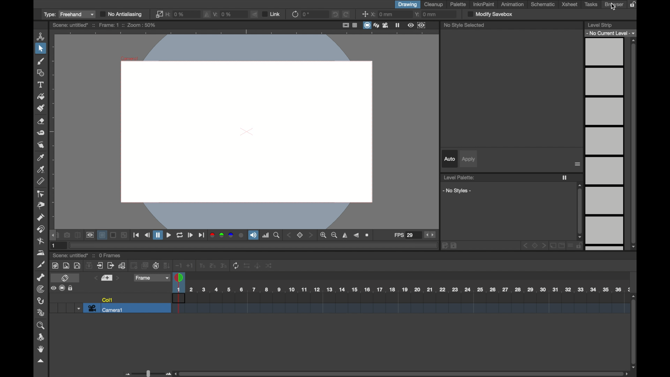 Image resolution: width=670 pixels, height=377 pixels. I want to click on screen, so click(366, 25).